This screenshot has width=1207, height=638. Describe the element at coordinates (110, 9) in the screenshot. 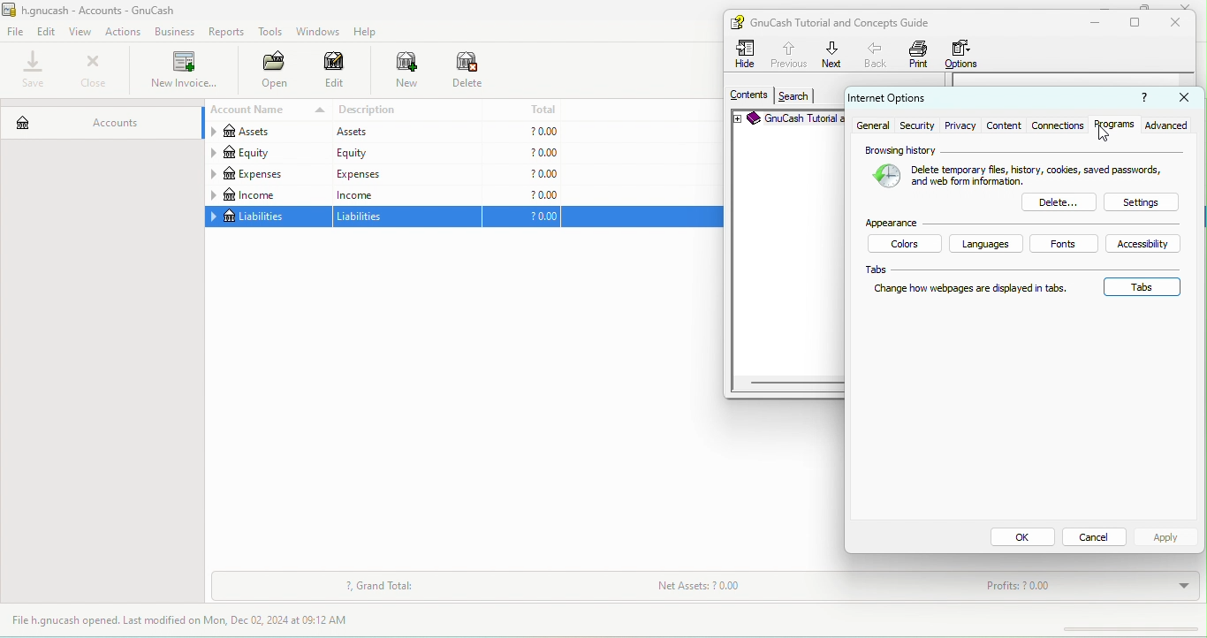

I see `h. gnucash-accounts-gnu cash` at that location.